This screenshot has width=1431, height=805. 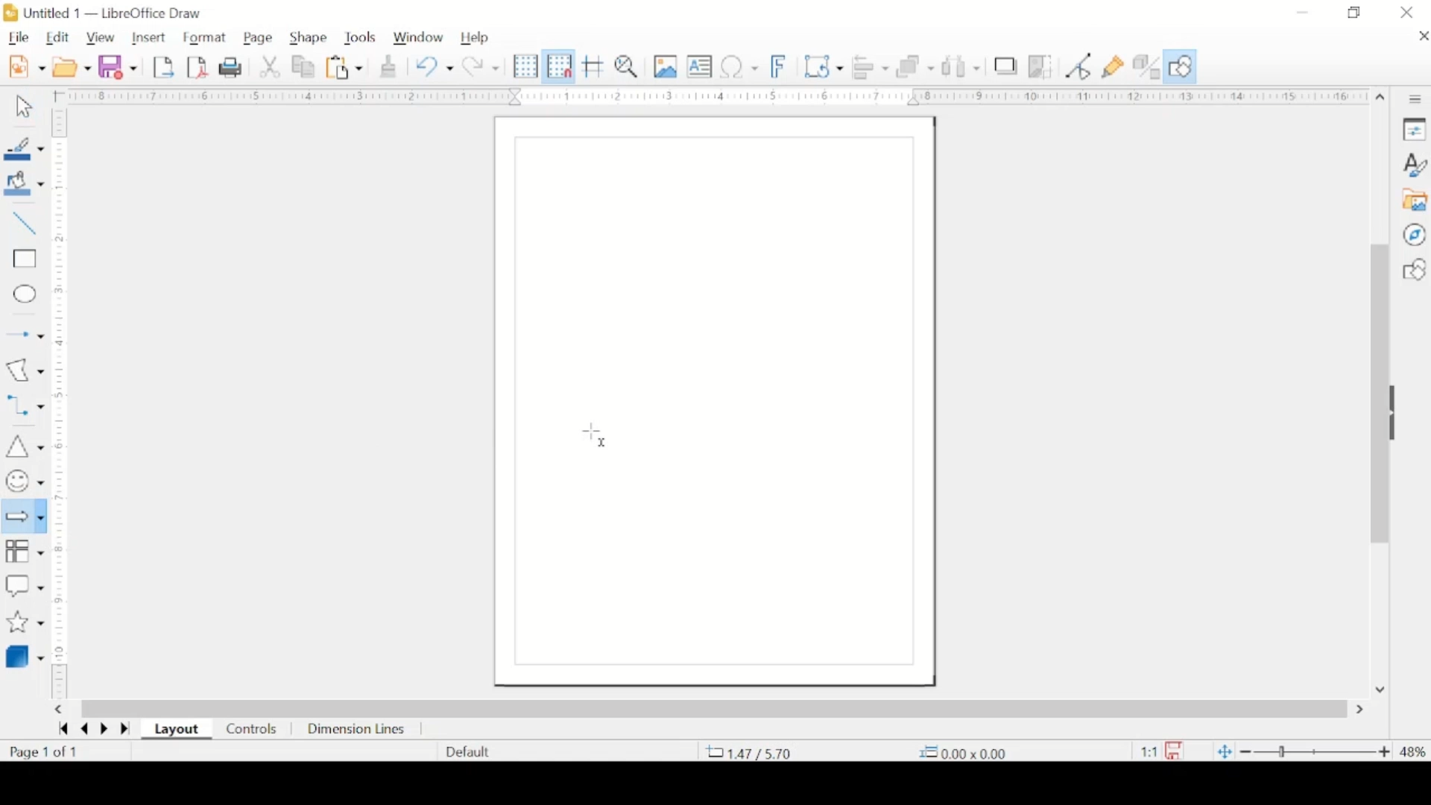 What do you see at coordinates (1005, 64) in the screenshot?
I see `shadow` at bounding box center [1005, 64].